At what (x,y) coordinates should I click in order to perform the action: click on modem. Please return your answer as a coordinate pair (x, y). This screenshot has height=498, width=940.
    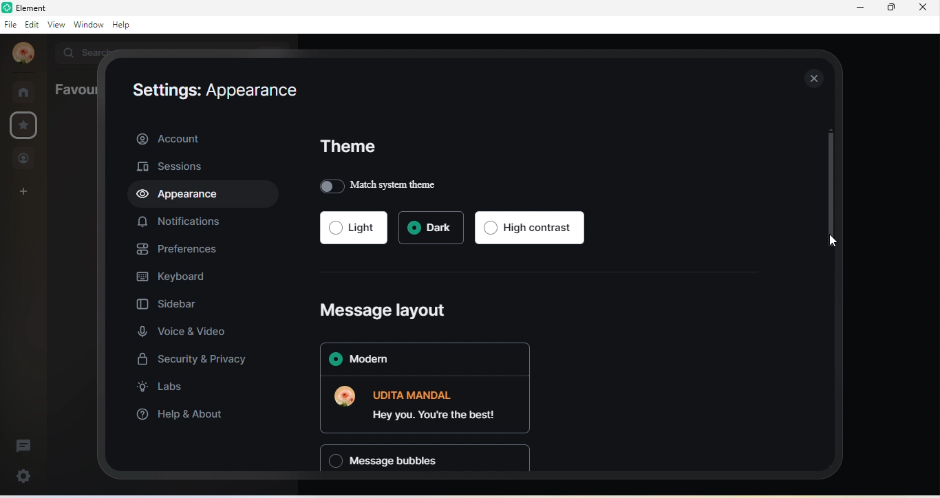
    Looking at the image, I should click on (422, 360).